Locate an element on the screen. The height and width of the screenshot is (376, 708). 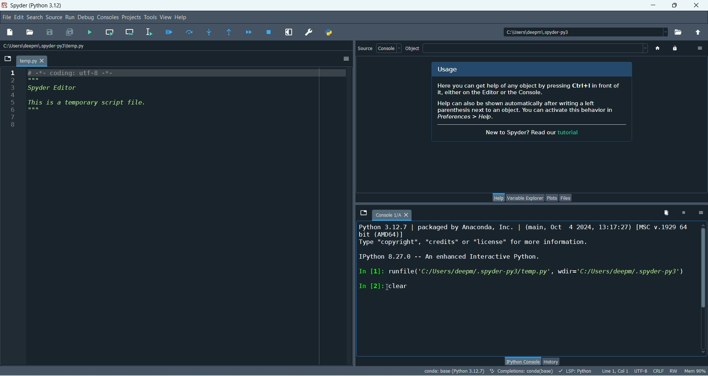
variable explorer is located at coordinates (524, 198).